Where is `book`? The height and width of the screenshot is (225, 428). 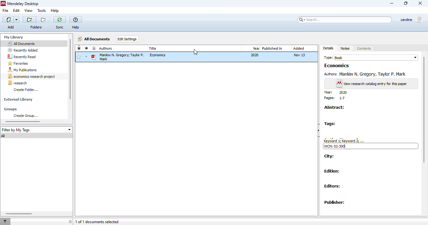
book is located at coordinates (376, 57).